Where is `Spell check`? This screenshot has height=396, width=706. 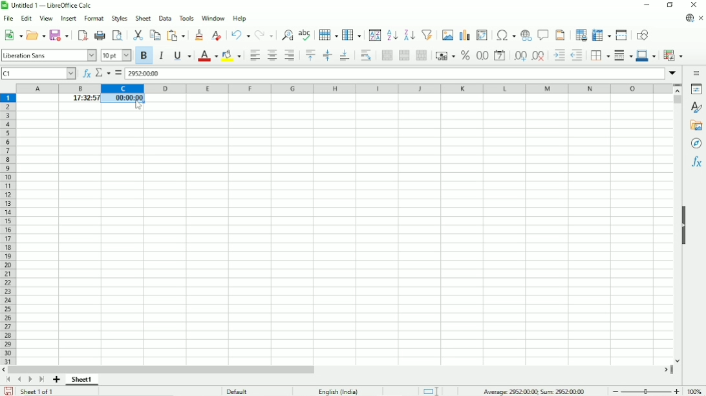 Spell check is located at coordinates (305, 34).